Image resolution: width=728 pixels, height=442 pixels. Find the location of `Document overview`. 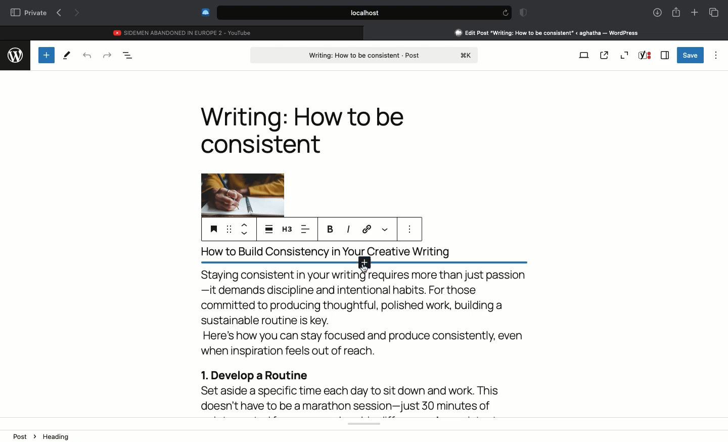

Document overview is located at coordinates (128, 55).